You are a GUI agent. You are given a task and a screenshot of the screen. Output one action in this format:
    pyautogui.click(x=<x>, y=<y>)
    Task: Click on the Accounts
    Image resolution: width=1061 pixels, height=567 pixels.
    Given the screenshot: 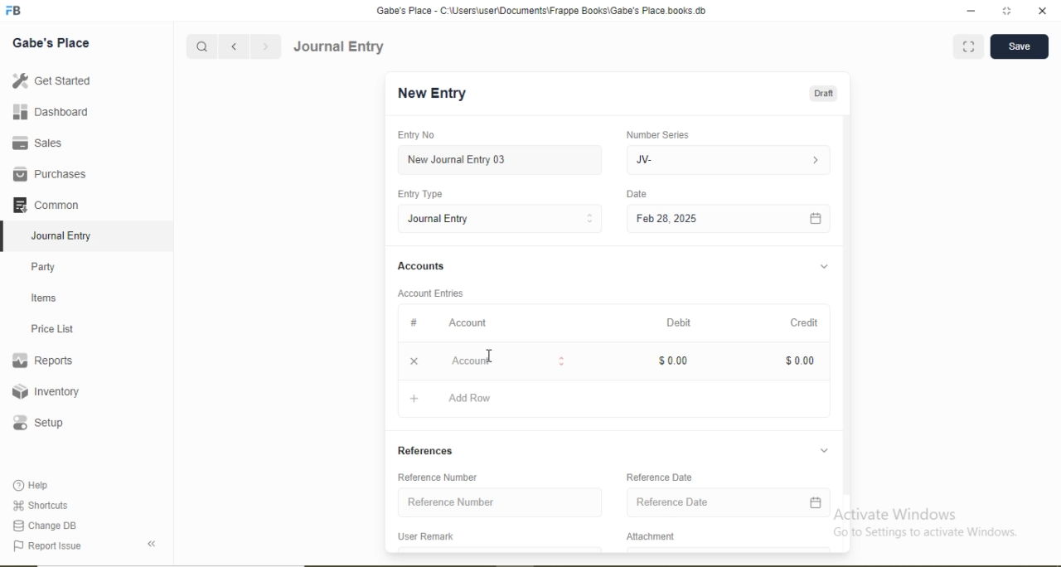 What is the action you would take?
    pyautogui.click(x=421, y=265)
    